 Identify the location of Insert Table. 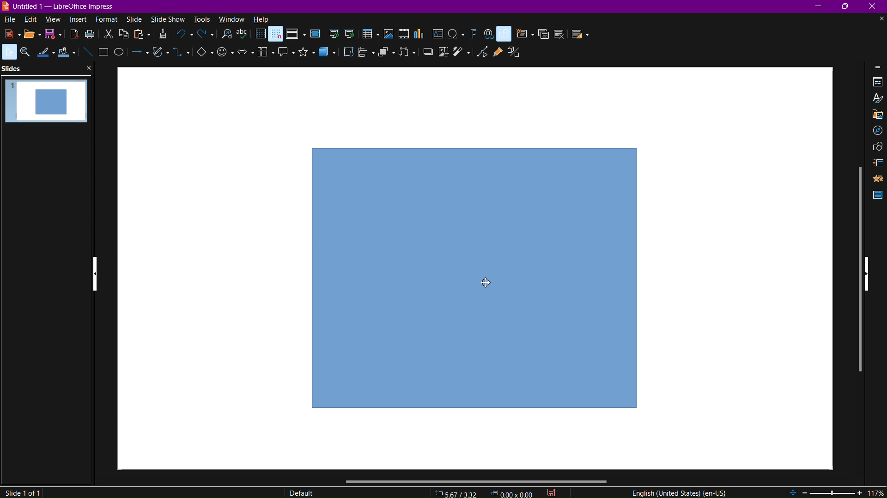
(371, 35).